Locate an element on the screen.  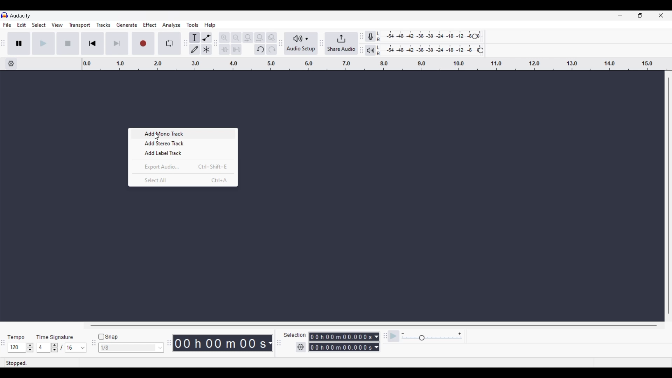
Metric options to record duration is located at coordinates (376, 342).